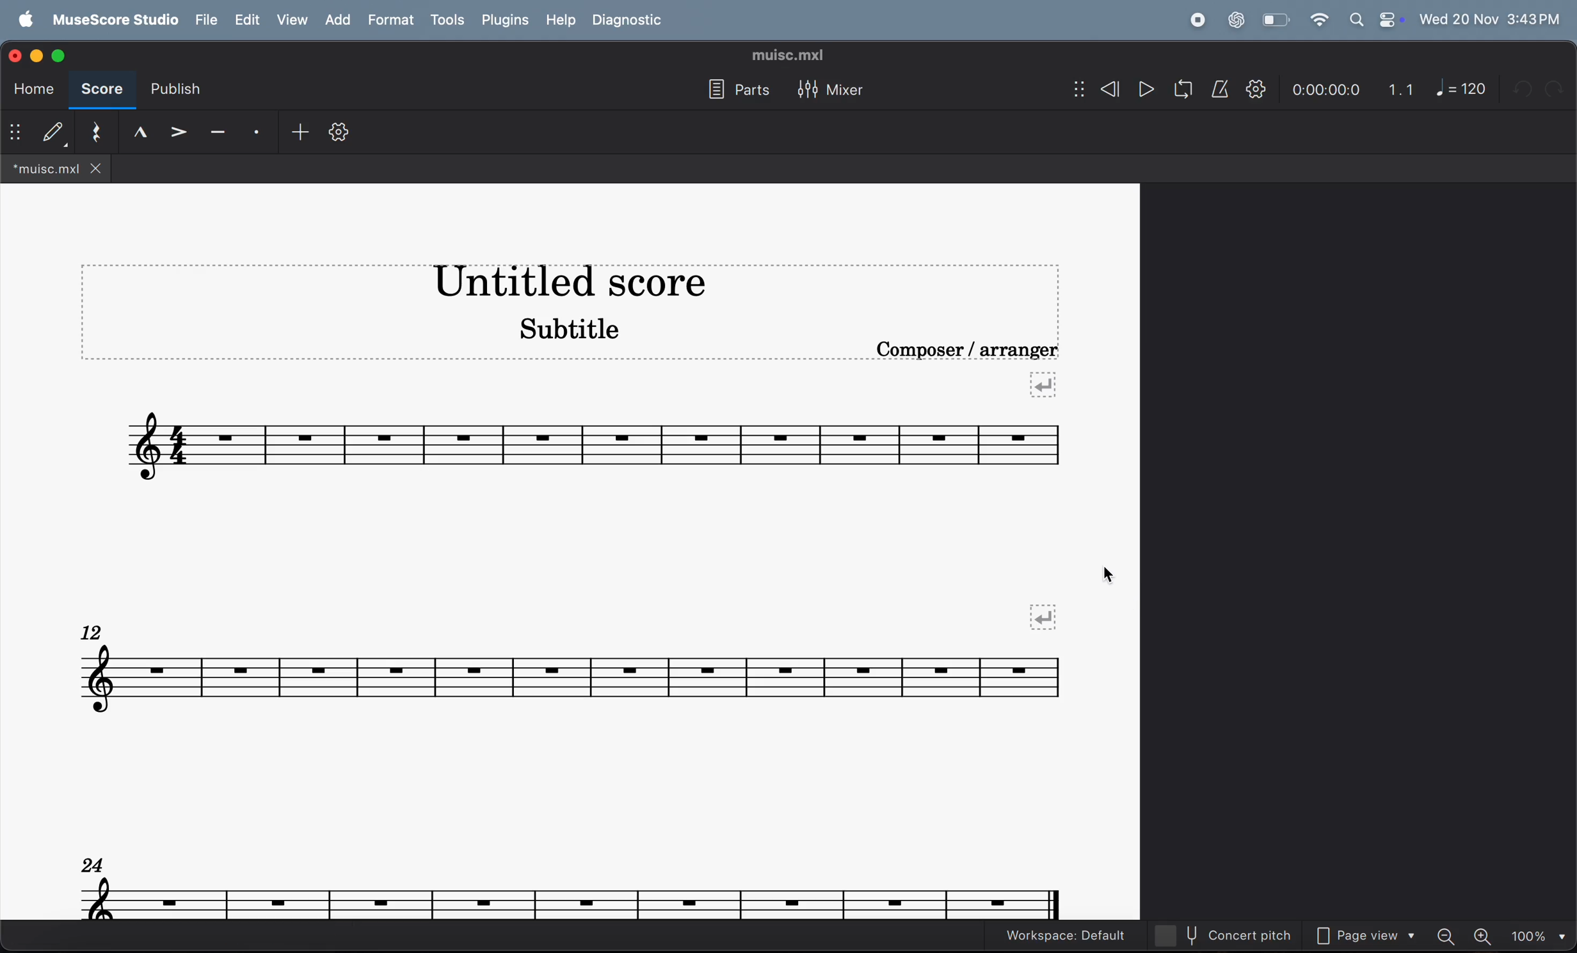  What do you see at coordinates (1048, 613) in the screenshot?
I see `rows` at bounding box center [1048, 613].